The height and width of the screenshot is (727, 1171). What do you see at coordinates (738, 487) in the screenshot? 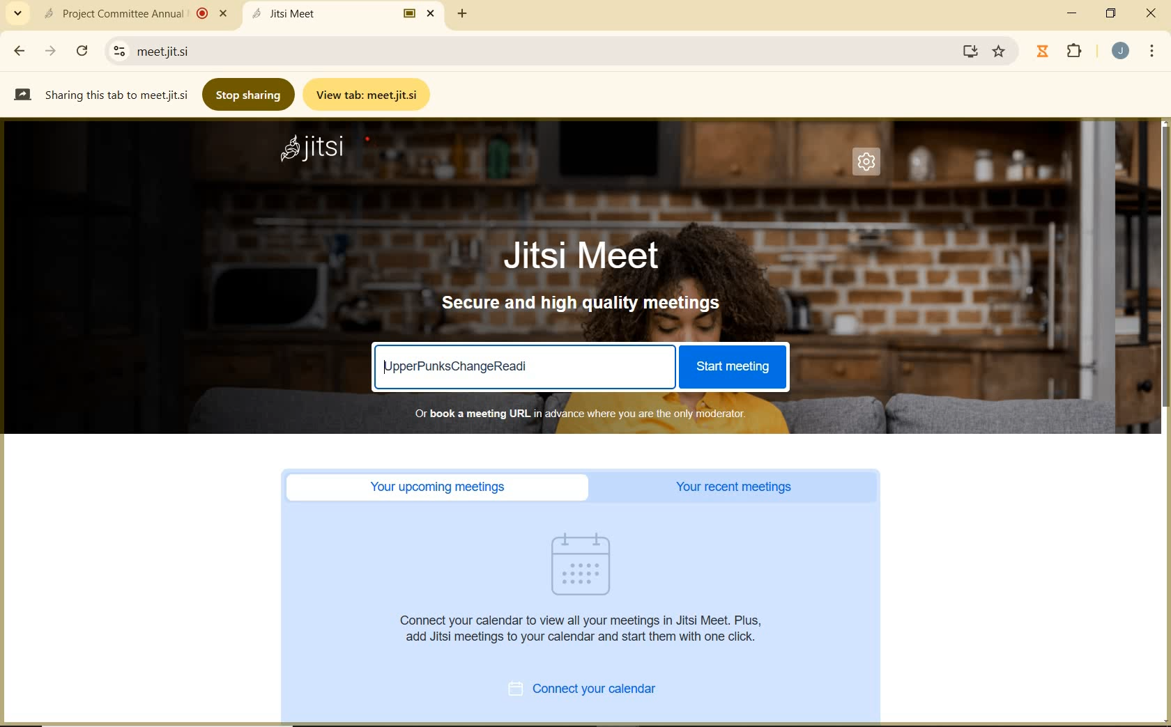
I see `YOUR RECENT MEETINGS` at bounding box center [738, 487].